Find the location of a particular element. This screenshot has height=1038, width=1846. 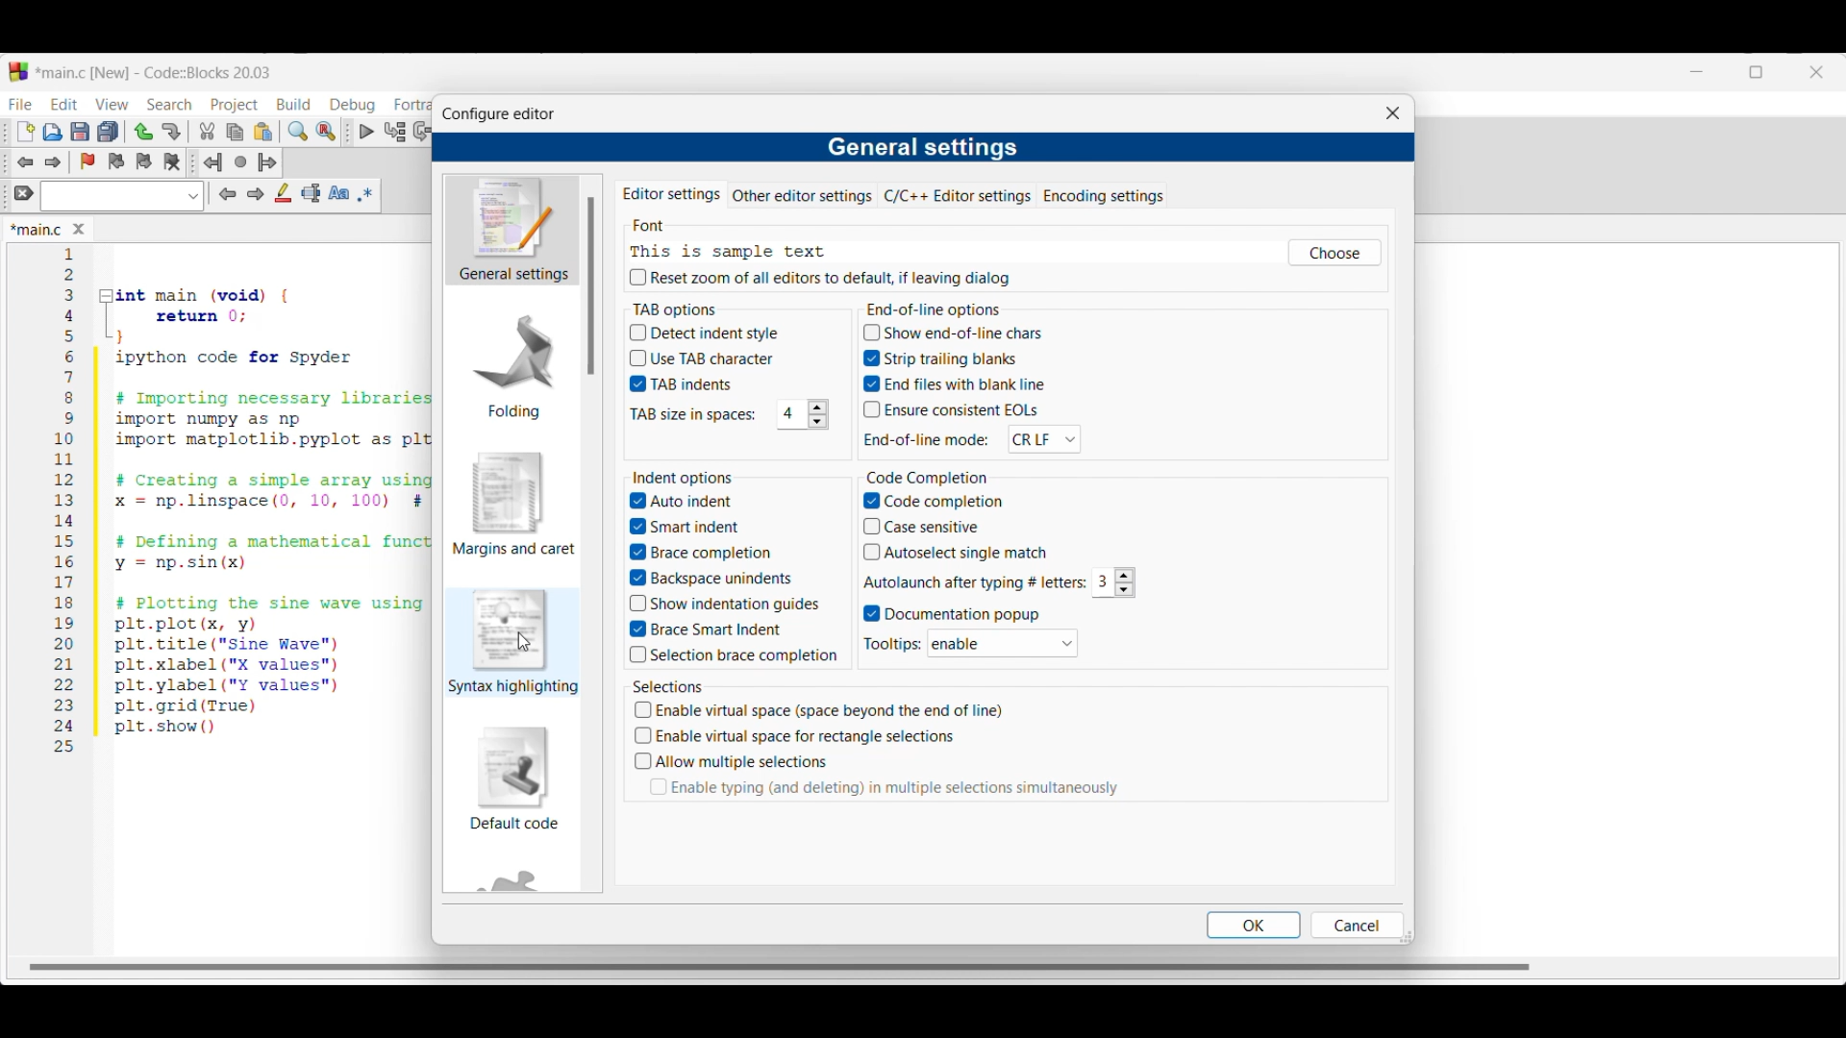

Case sensitive is located at coordinates (919, 527).